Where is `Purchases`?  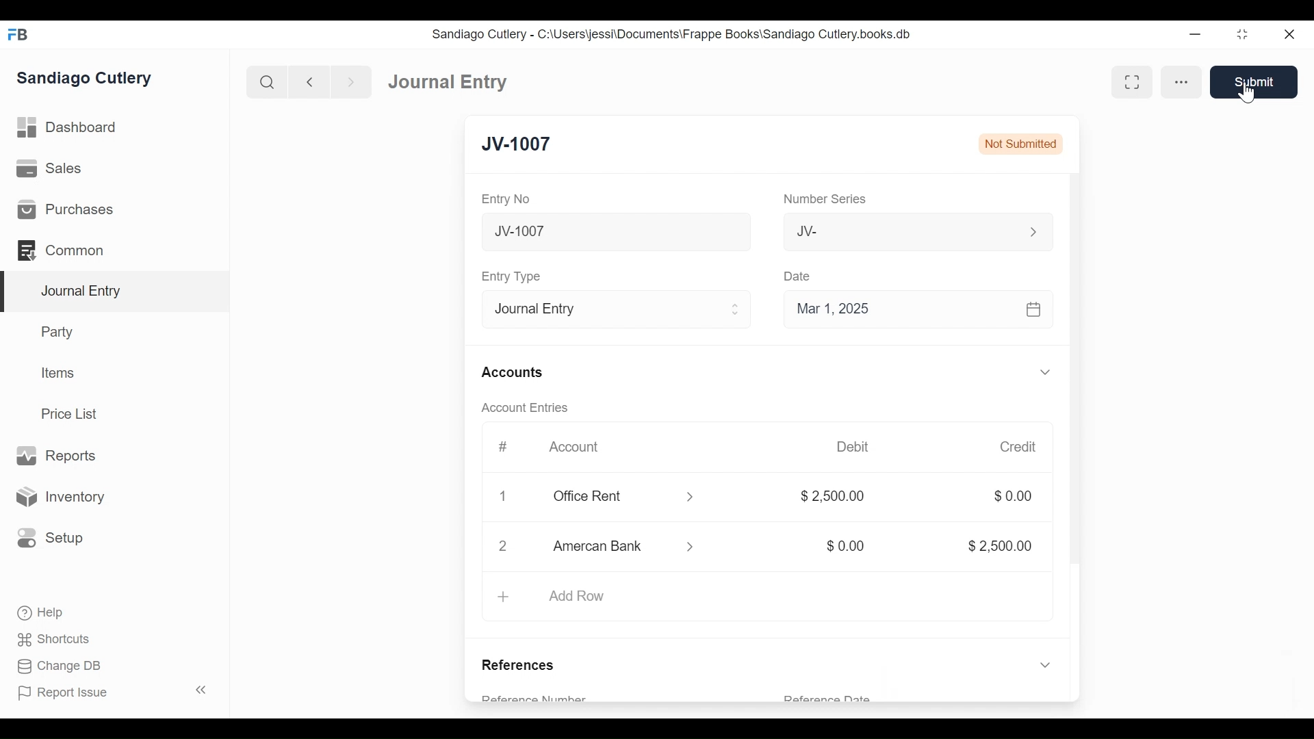 Purchases is located at coordinates (114, 208).